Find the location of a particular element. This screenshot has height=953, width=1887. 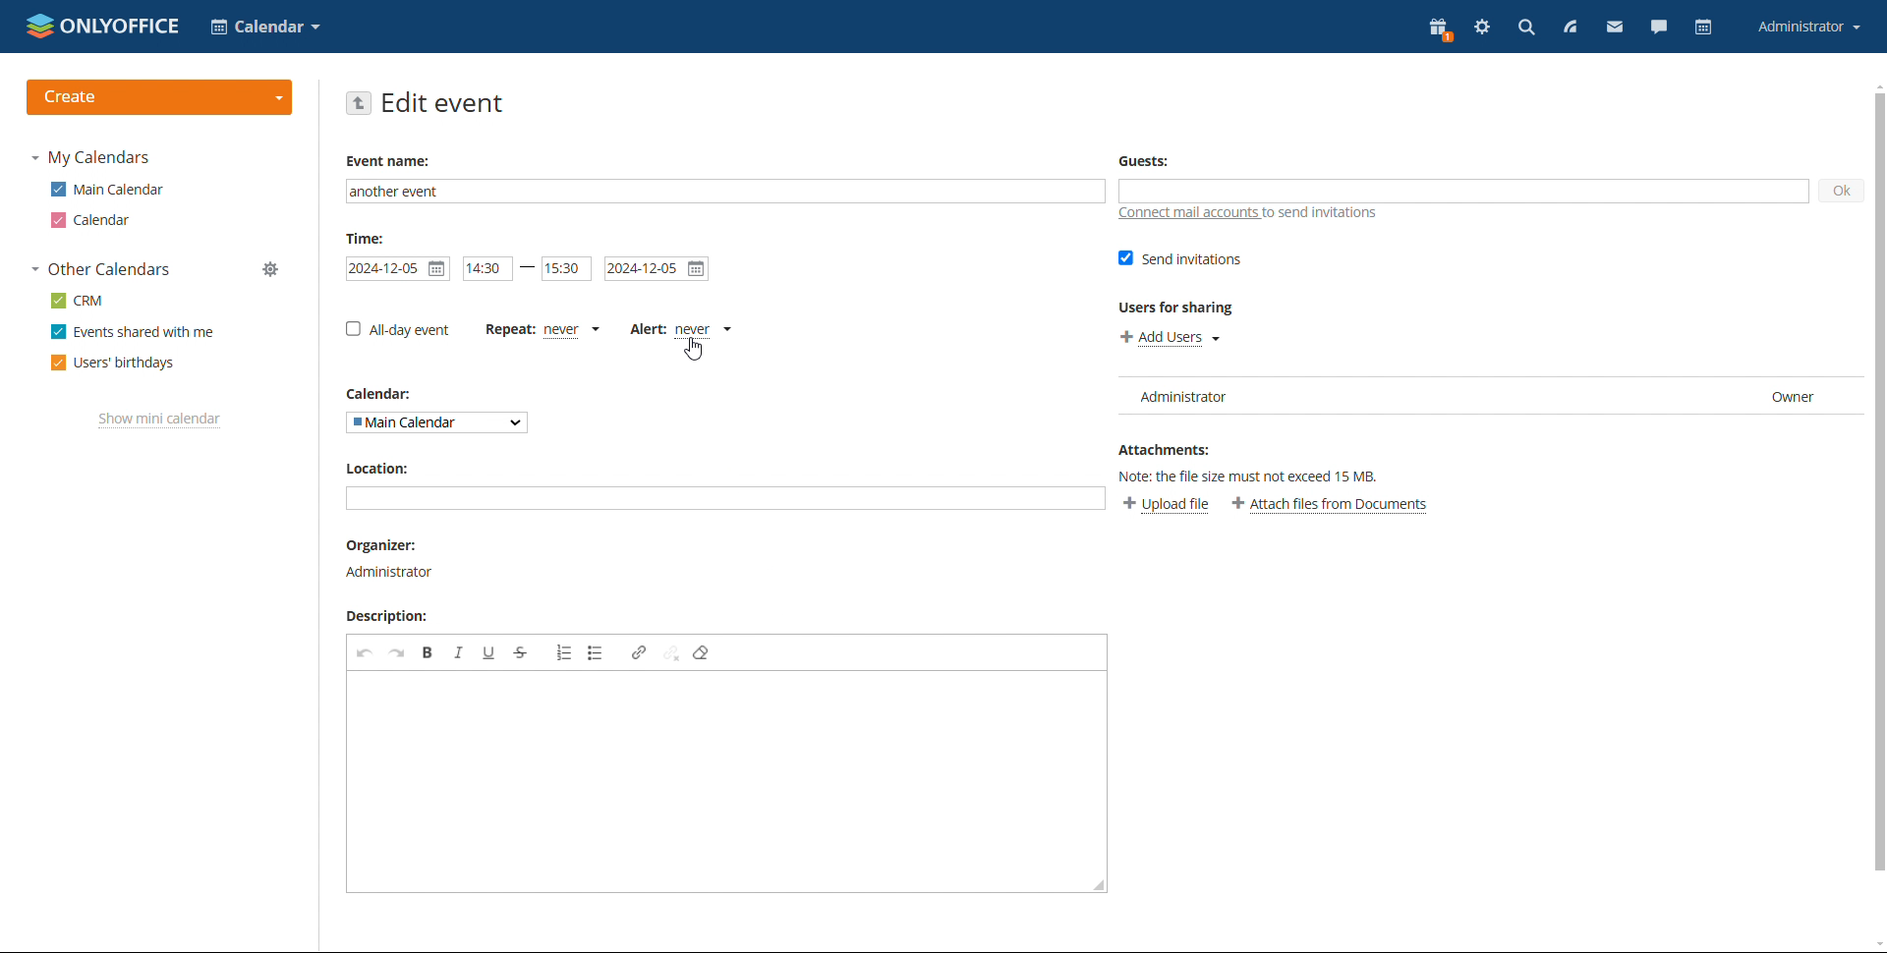

start time is located at coordinates (488, 268).